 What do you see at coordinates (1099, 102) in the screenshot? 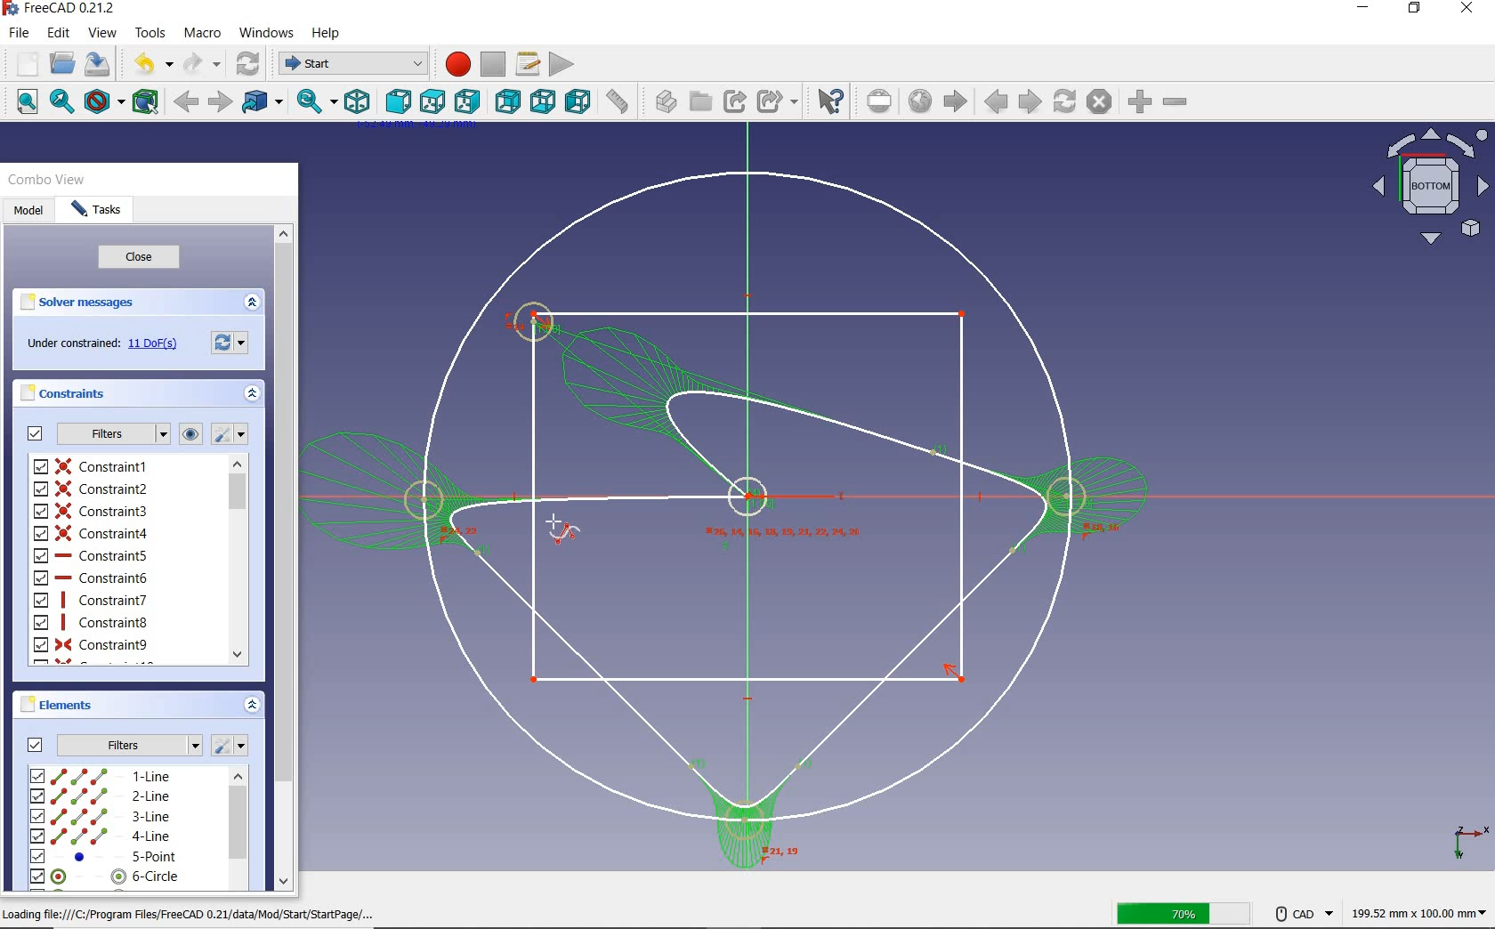
I see `stop loading` at bounding box center [1099, 102].